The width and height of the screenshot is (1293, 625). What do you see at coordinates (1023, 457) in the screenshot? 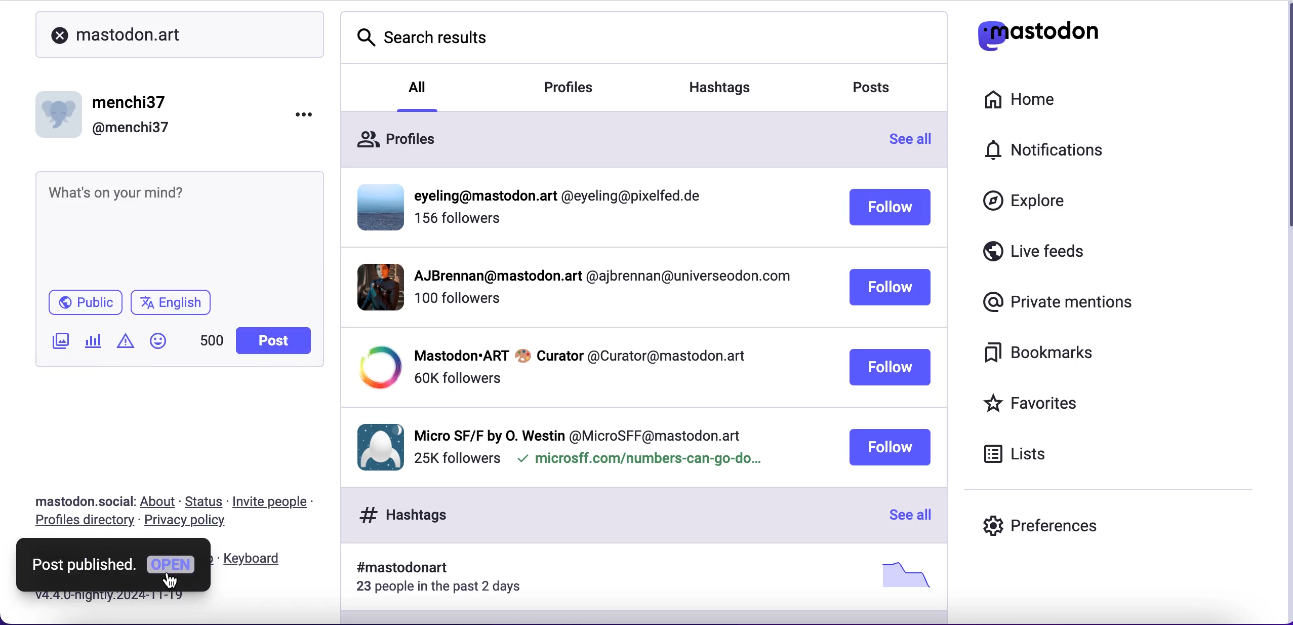
I see `lists` at bounding box center [1023, 457].